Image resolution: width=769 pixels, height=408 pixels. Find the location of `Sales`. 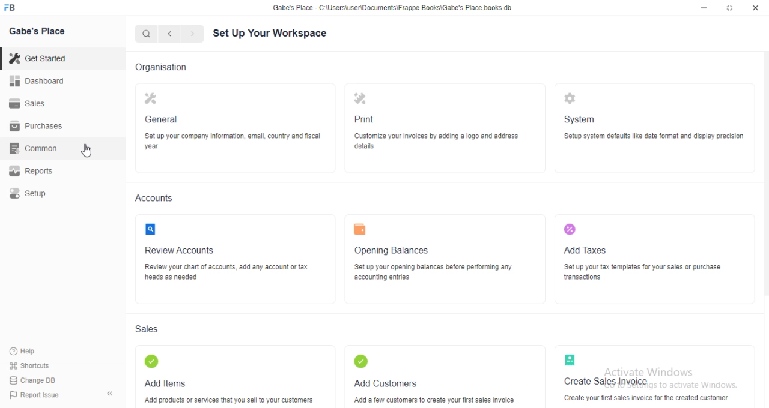

Sales is located at coordinates (148, 329).